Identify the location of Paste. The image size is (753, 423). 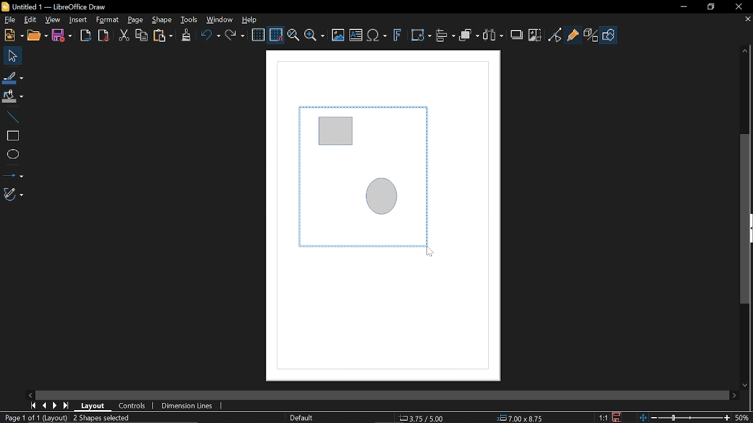
(163, 36).